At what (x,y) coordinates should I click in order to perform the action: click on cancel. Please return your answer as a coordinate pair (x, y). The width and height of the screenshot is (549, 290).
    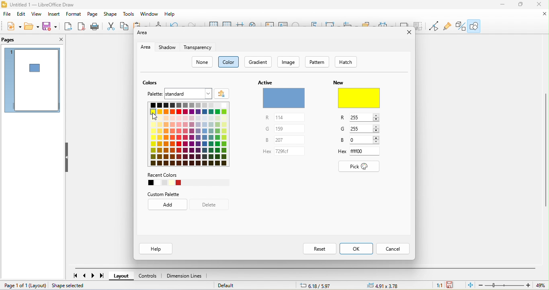
    Looking at the image, I should click on (395, 249).